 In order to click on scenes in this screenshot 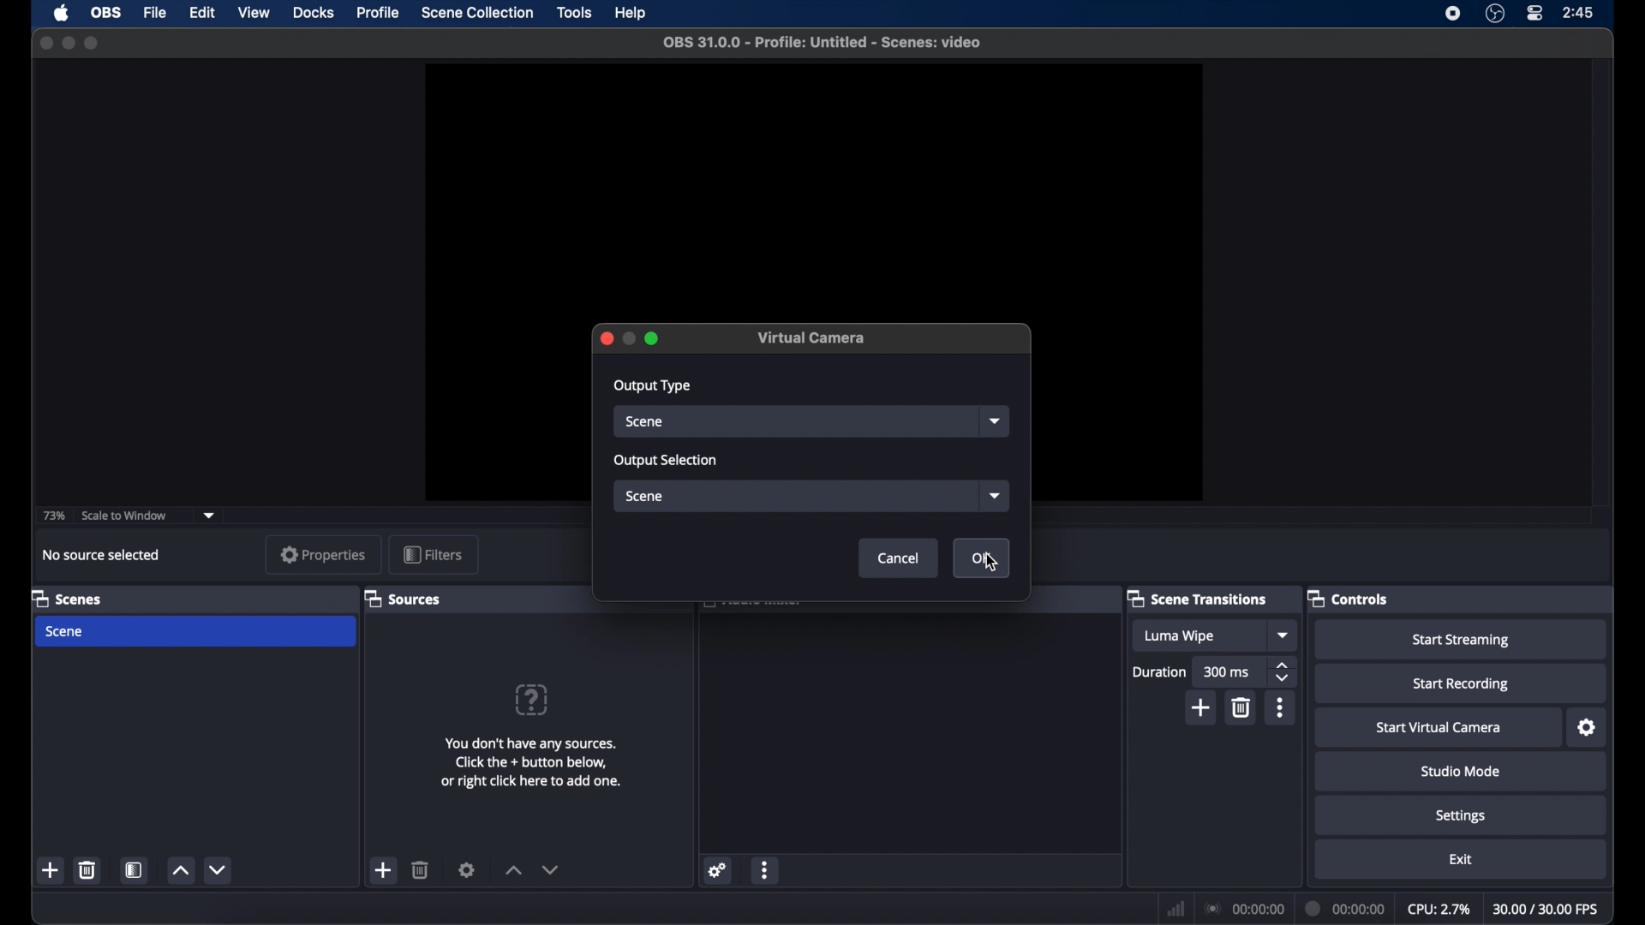, I will do `click(65, 598)`.